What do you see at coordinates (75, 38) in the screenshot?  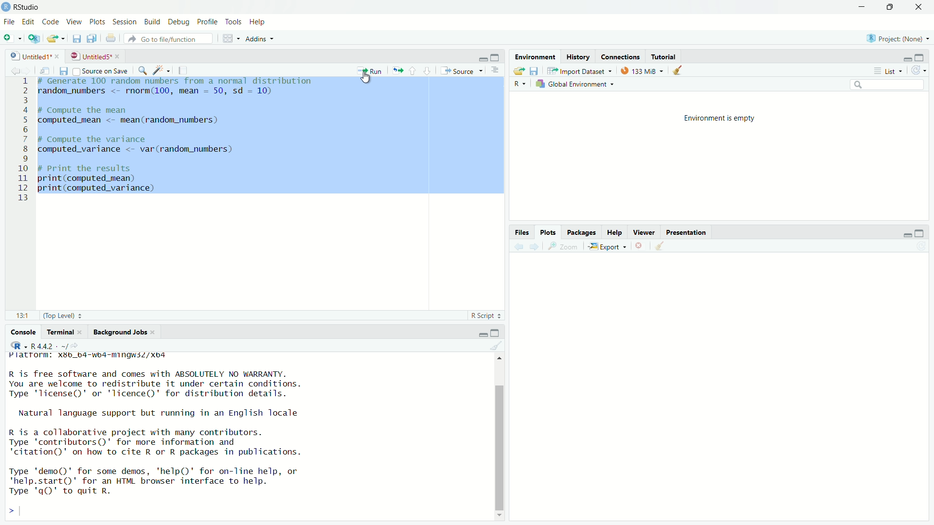 I see `save current document` at bounding box center [75, 38].